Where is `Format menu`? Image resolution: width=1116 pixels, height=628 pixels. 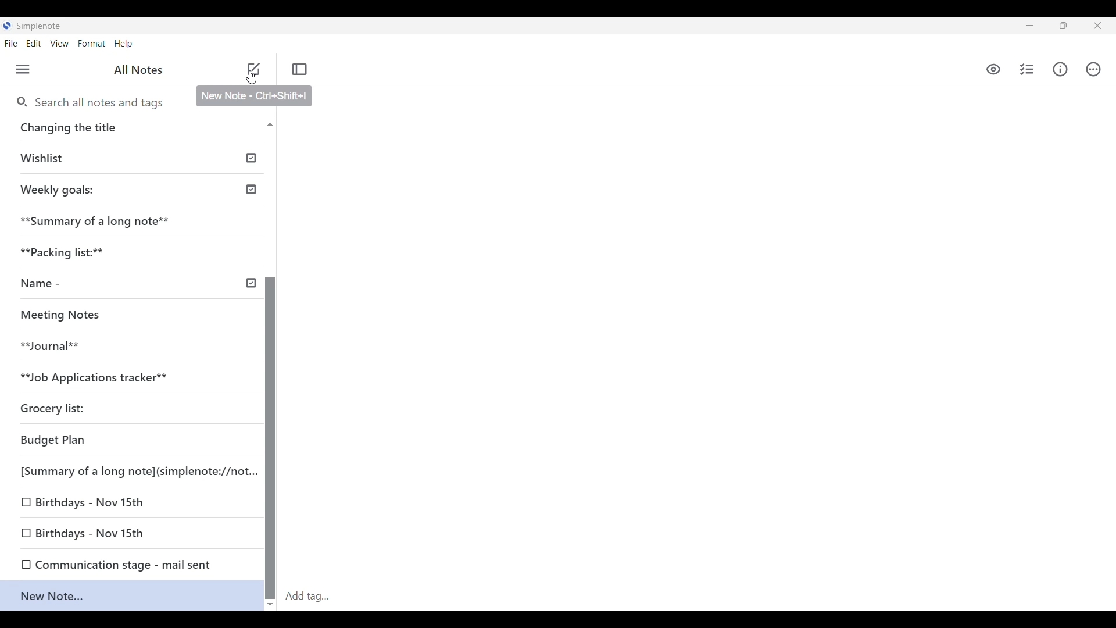
Format menu is located at coordinates (92, 44).